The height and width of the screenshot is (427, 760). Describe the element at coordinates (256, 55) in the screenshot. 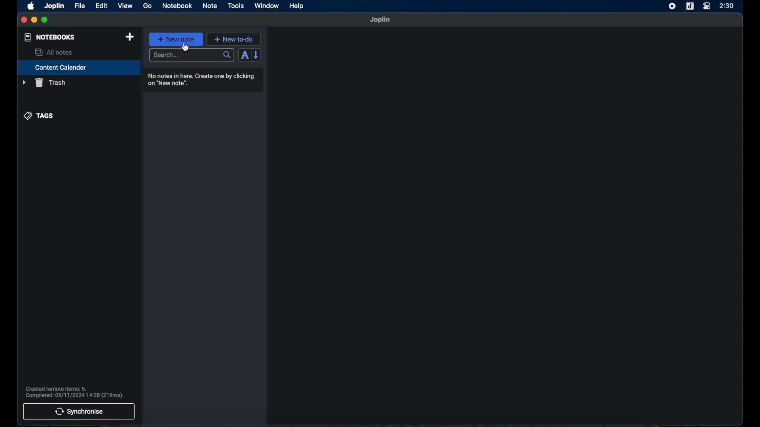

I see `reverse sort order` at that location.